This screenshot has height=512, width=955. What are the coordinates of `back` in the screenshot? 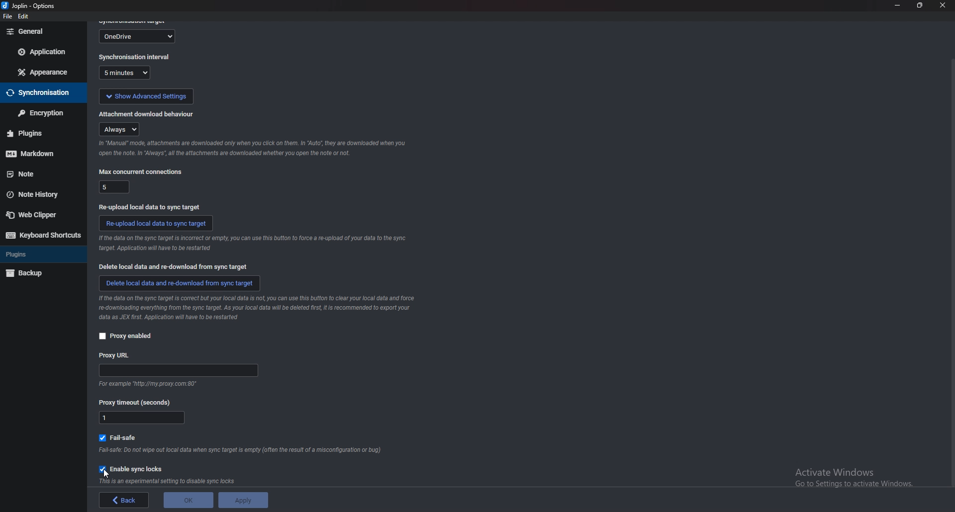 It's located at (126, 501).